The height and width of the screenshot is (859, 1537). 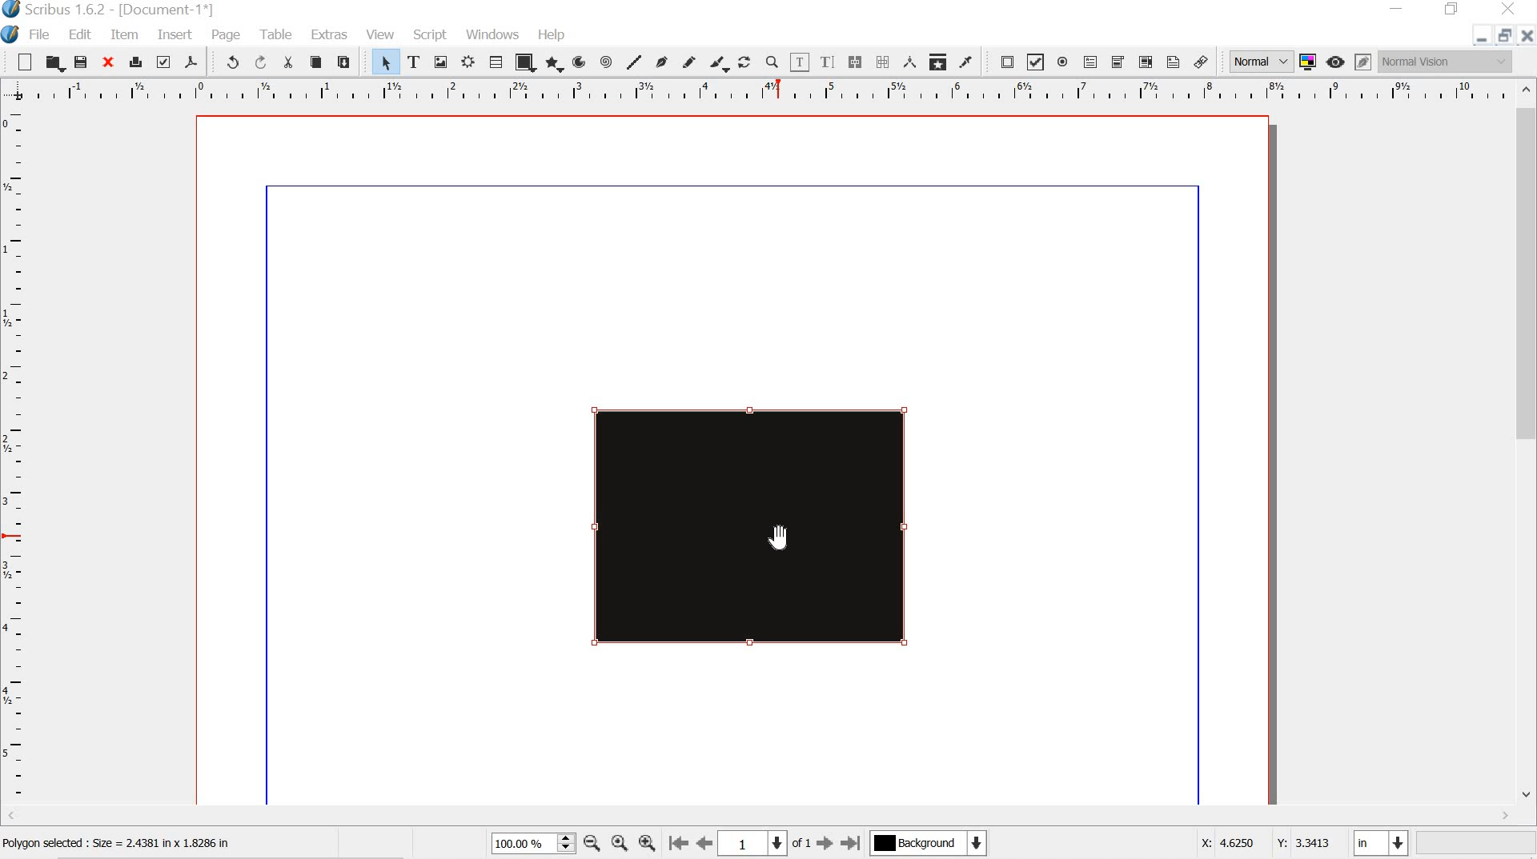 I want to click on of 1, so click(x=801, y=843).